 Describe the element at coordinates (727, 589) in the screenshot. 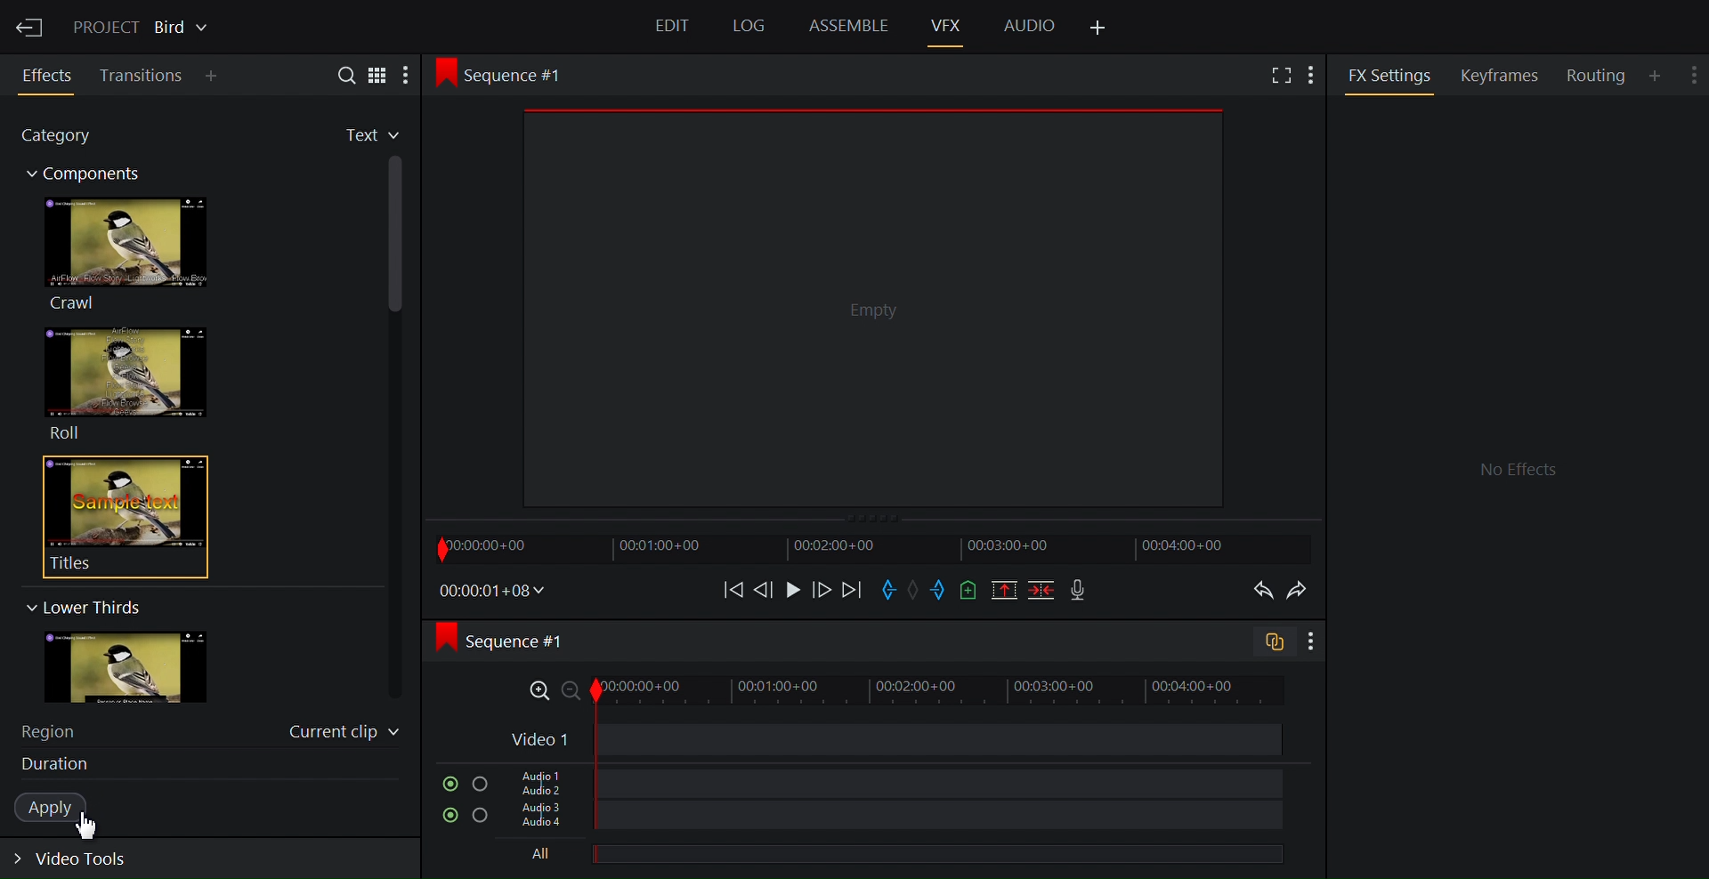

I see `Move backward` at that location.